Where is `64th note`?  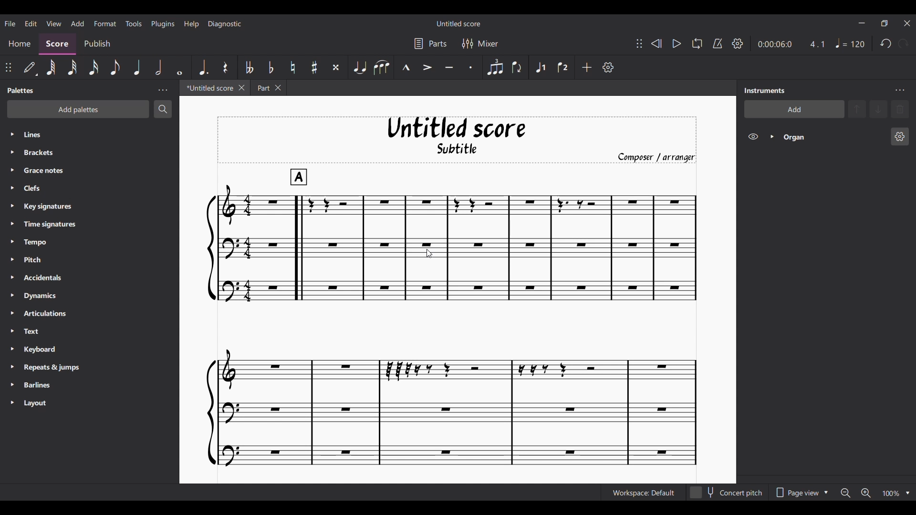
64th note is located at coordinates (51, 68).